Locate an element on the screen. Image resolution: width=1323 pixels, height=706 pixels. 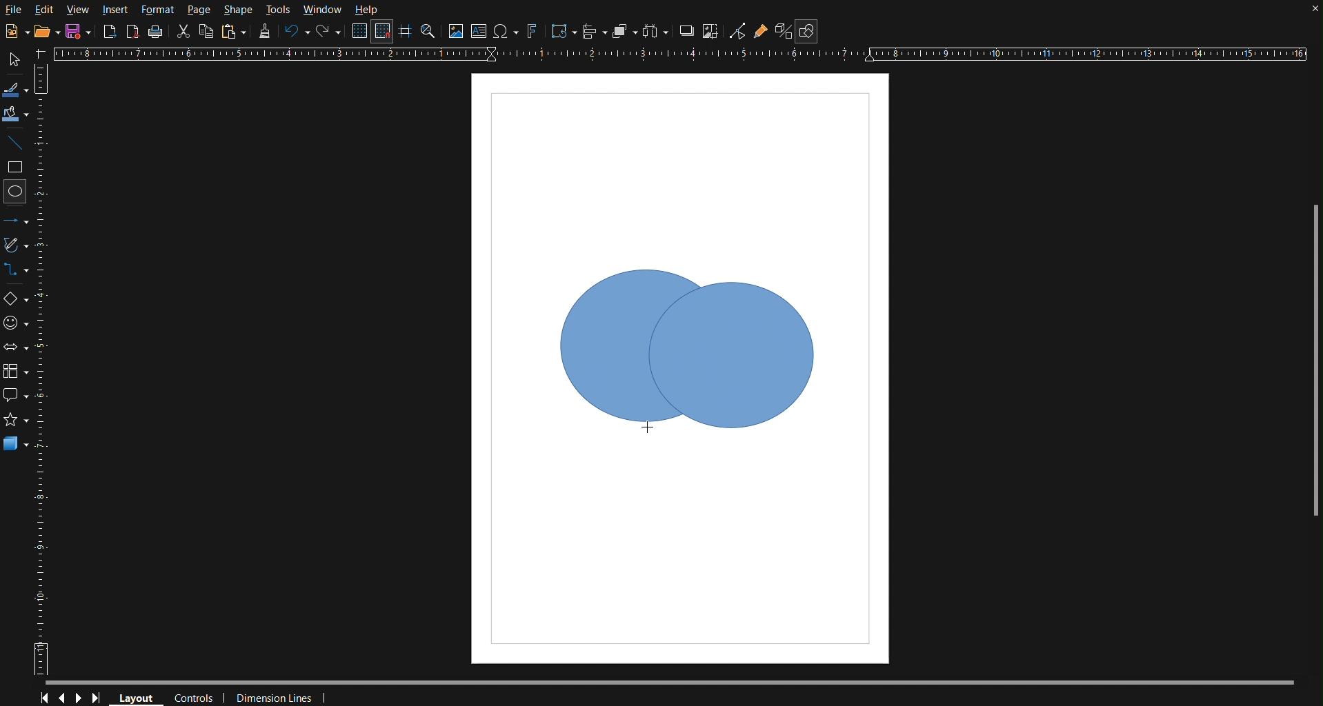
Zoom and Pan is located at coordinates (428, 33).